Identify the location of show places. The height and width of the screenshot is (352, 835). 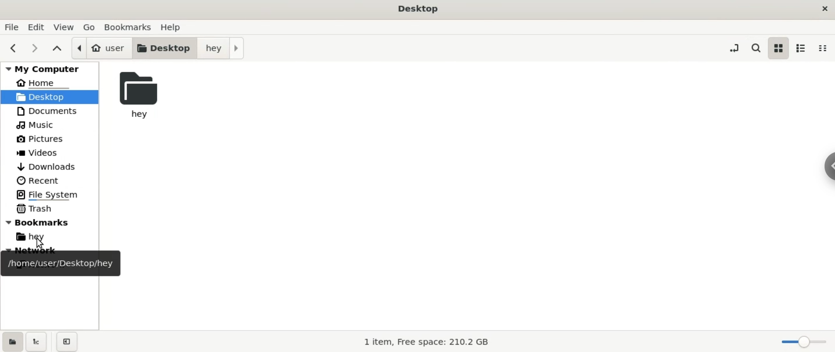
(11, 341).